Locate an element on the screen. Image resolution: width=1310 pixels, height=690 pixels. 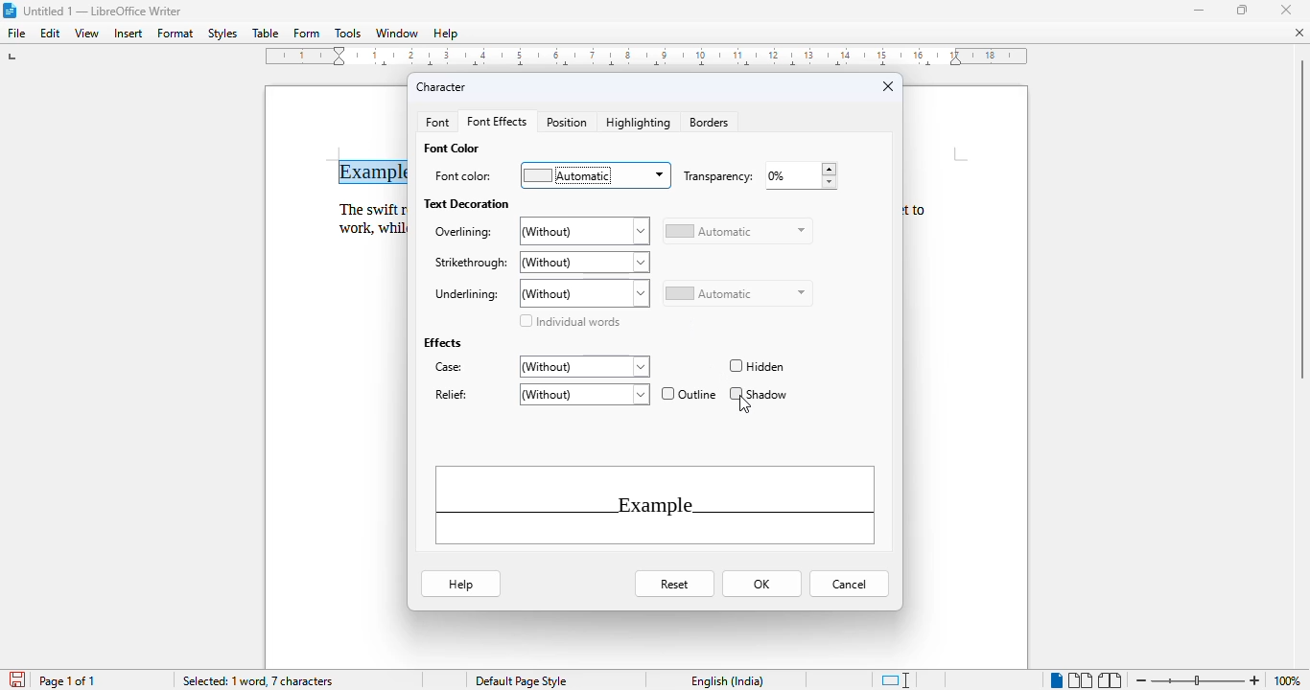
maximize is located at coordinates (1242, 9).